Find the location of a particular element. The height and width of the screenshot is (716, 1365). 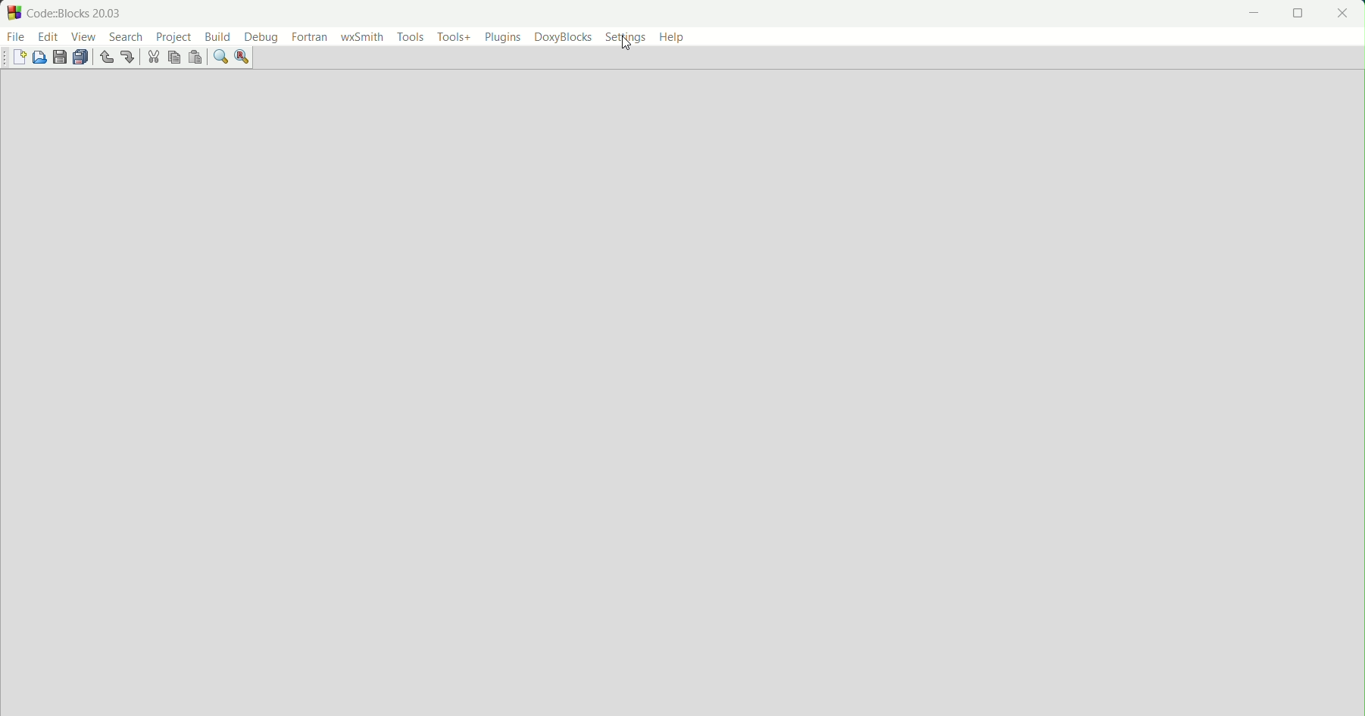

fullscreen is located at coordinates (1298, 14).